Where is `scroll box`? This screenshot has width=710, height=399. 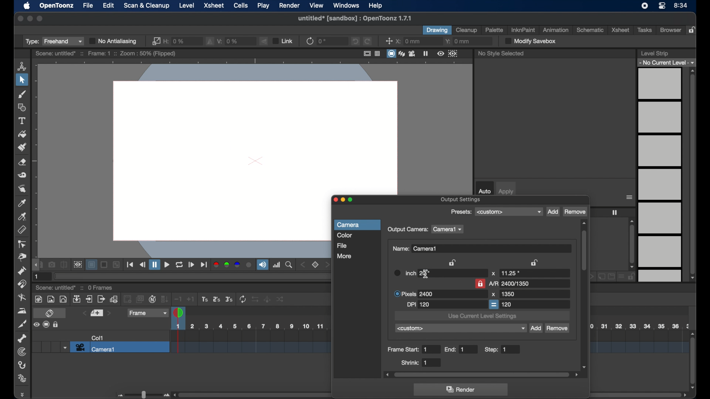
scroll box is located at coordinates (632, 244).